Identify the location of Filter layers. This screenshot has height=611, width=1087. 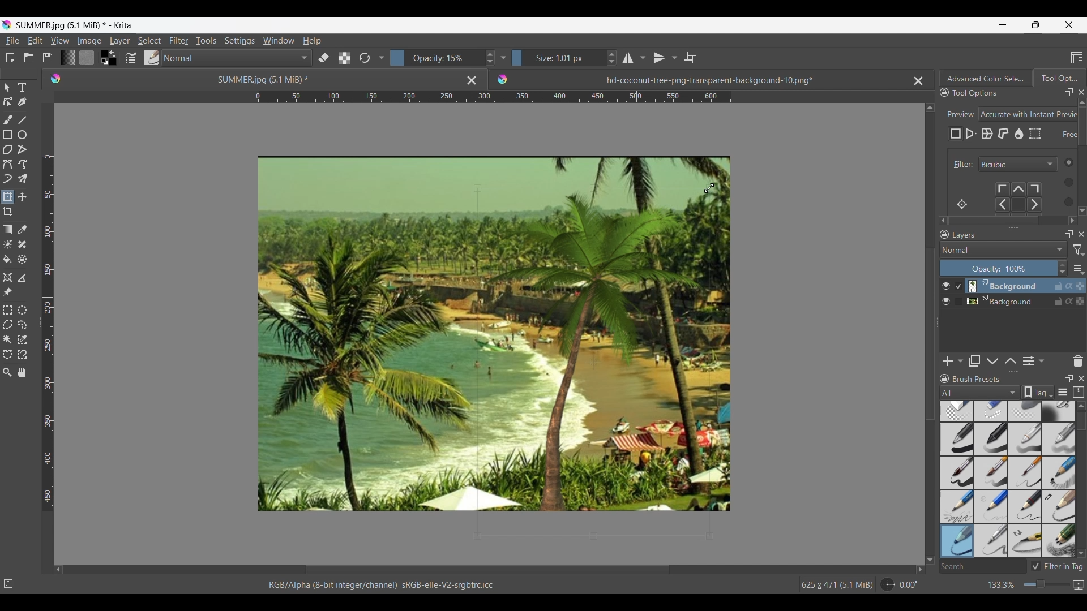
(1079, 250).